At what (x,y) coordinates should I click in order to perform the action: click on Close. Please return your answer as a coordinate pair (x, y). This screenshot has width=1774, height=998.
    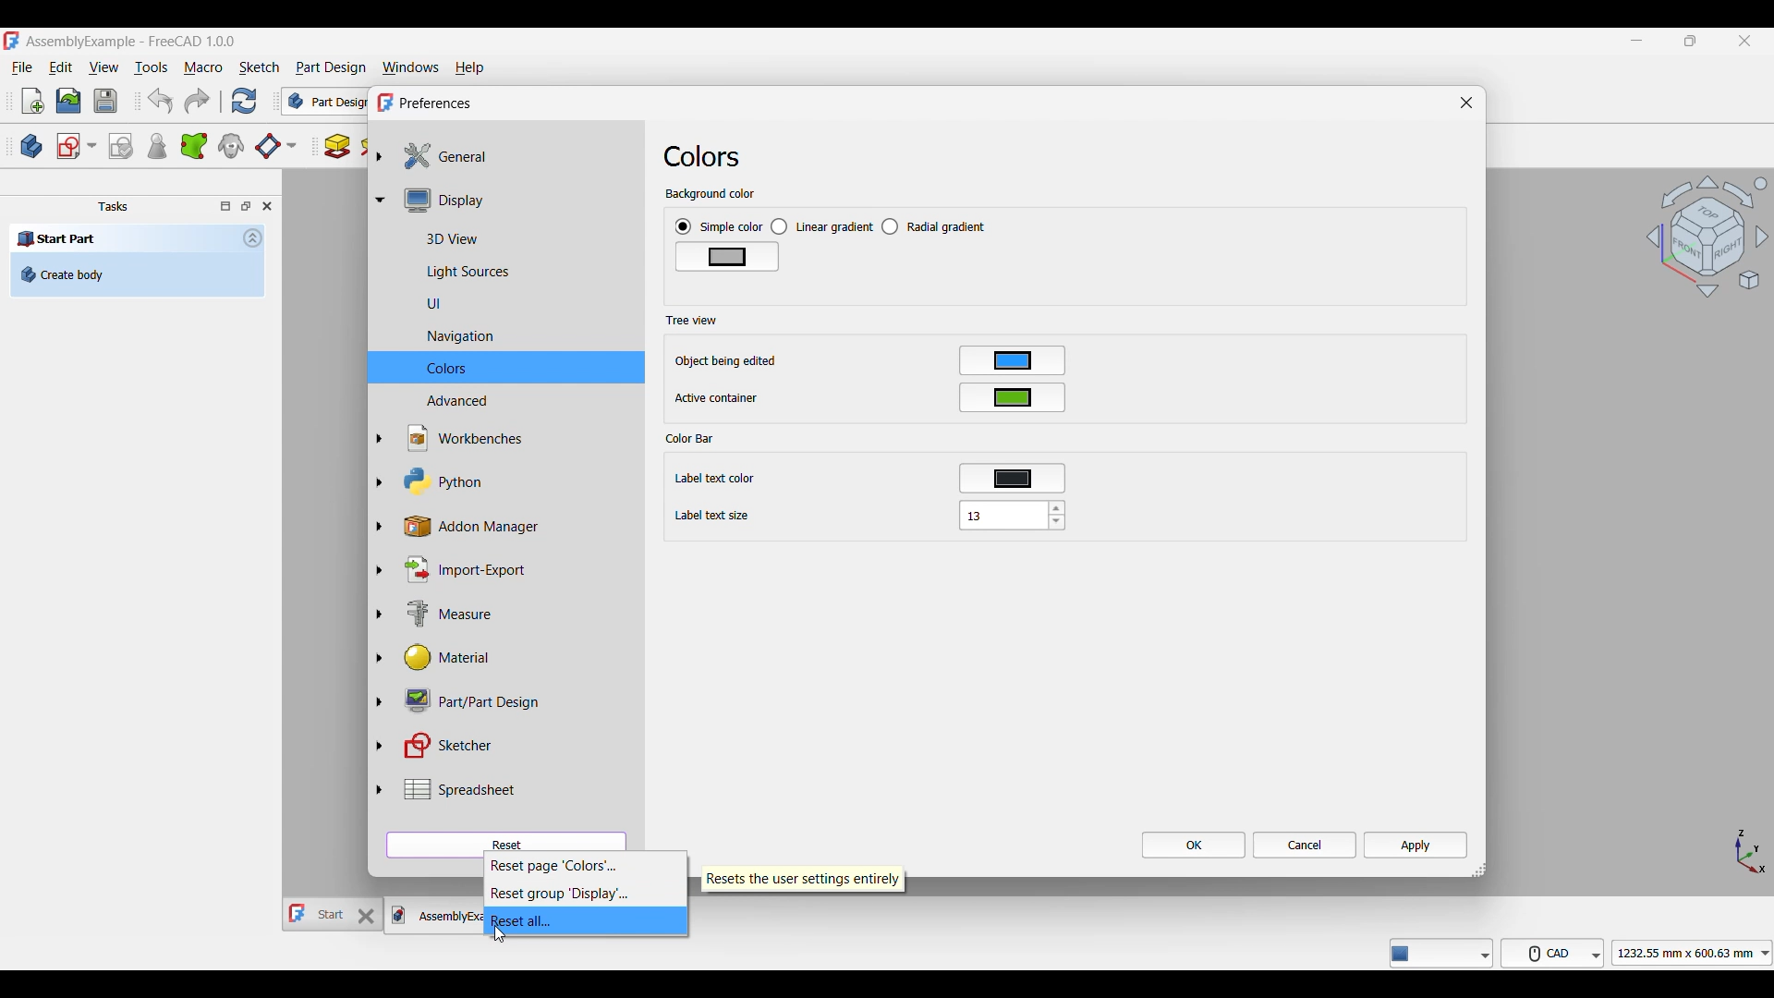
    Looking at the image, I should click on (1467, 102).